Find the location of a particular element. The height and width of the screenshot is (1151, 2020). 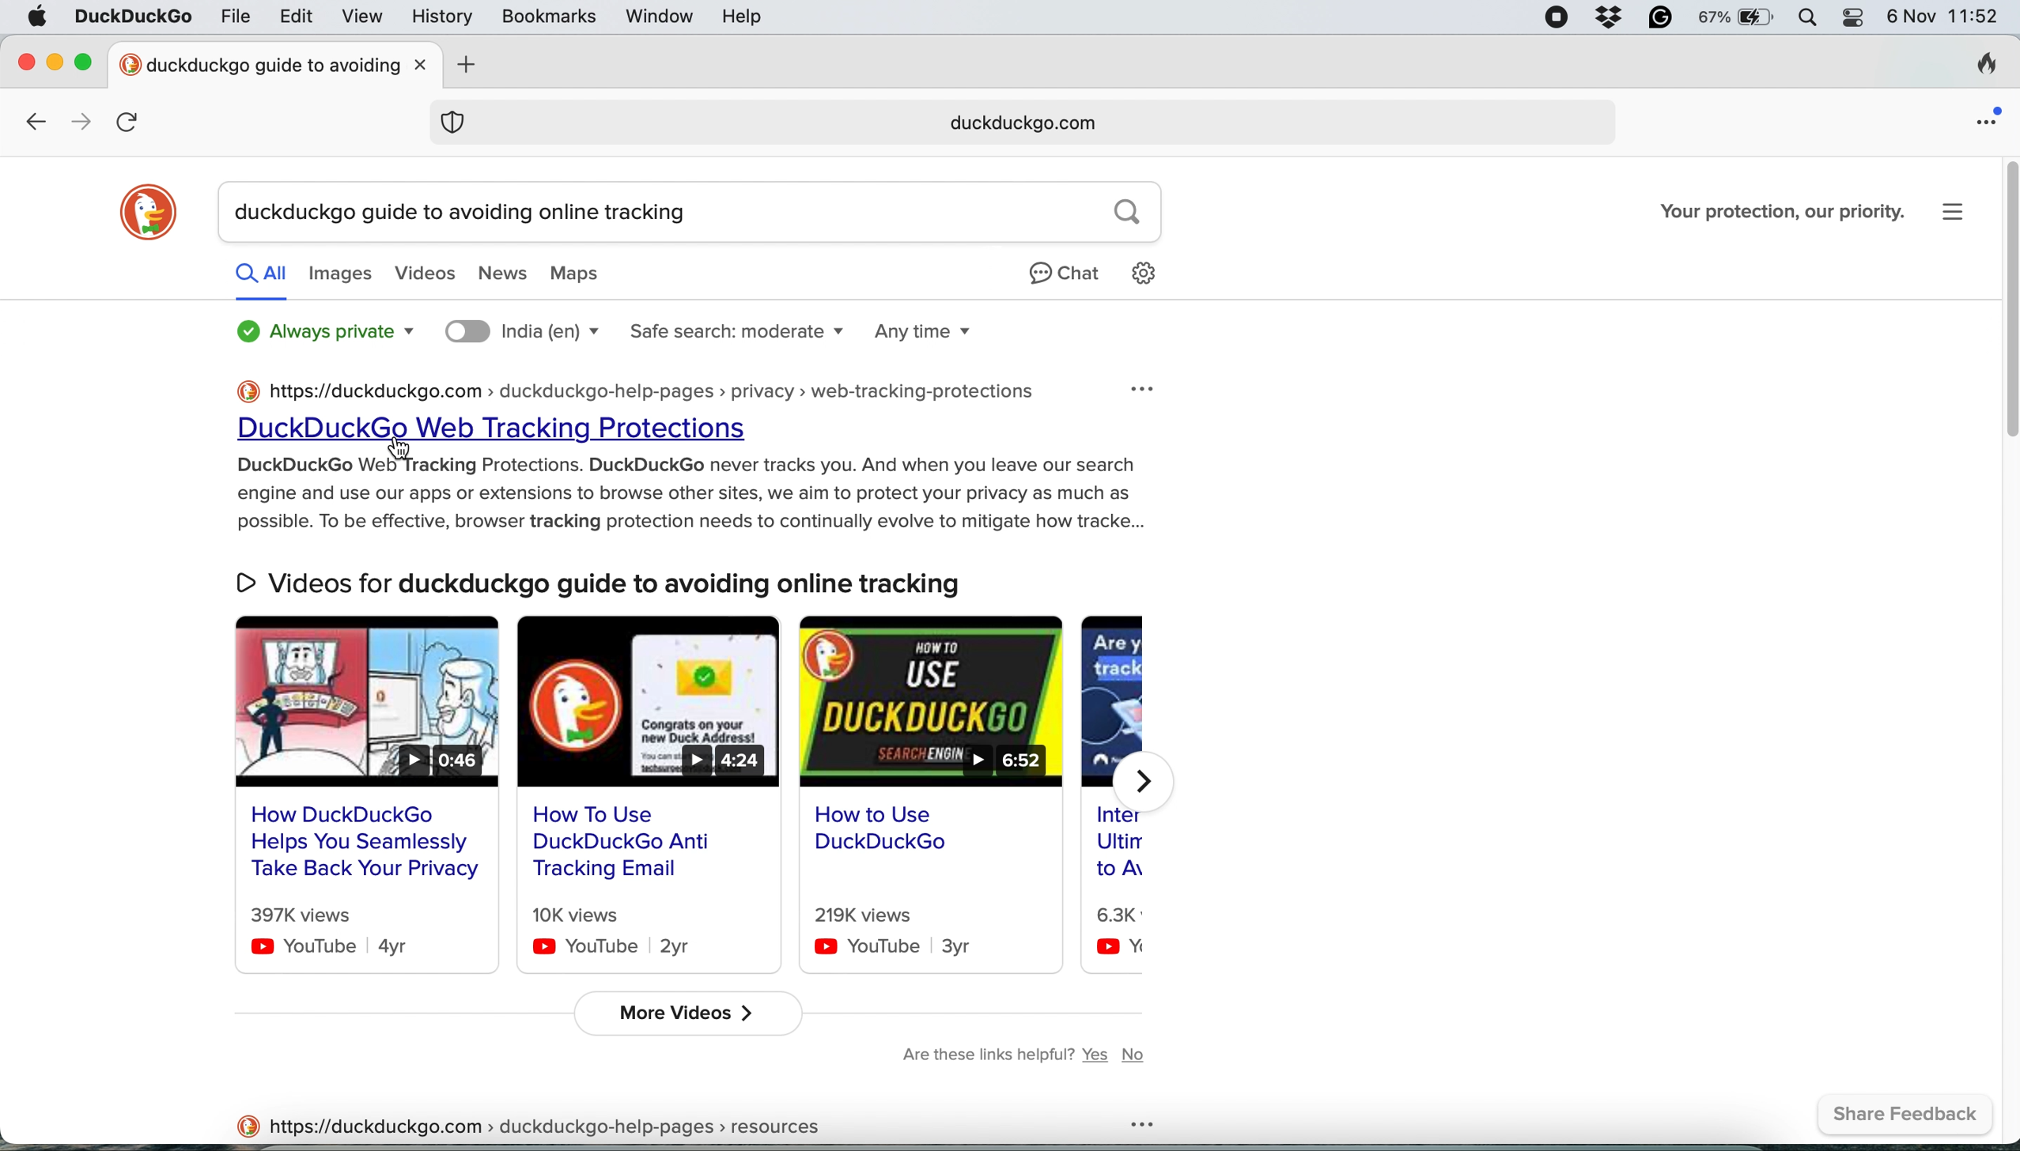

search result is located at coordinates (690, 209).